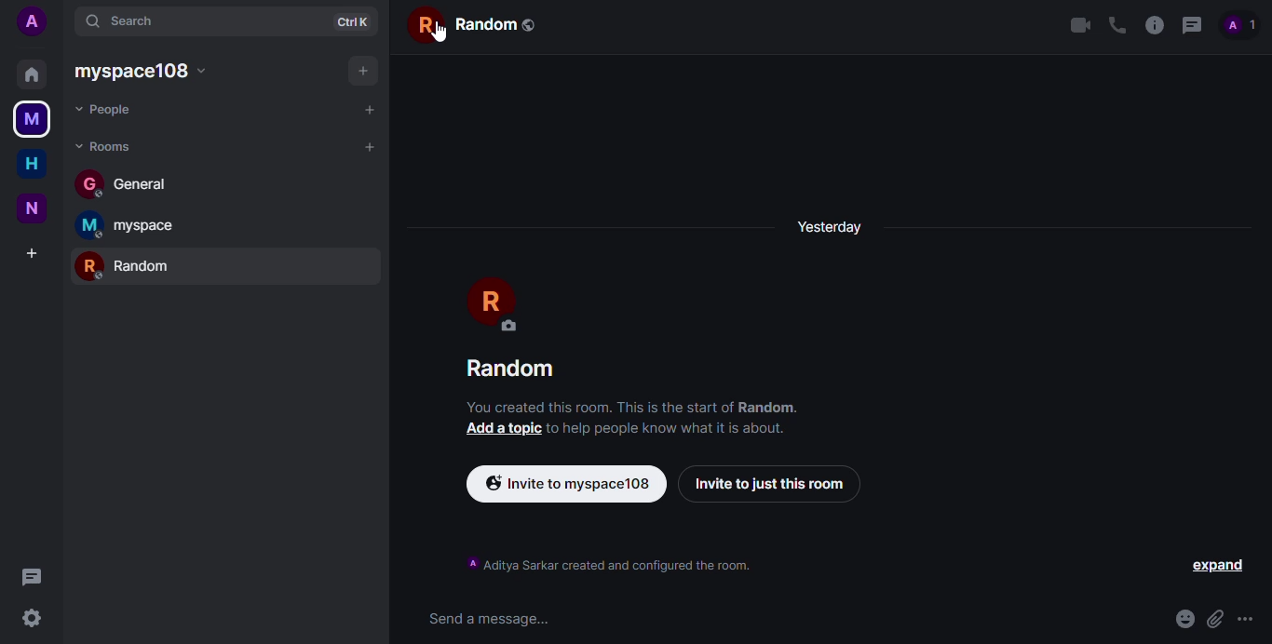 This screenshot has height=644, width=1272. Describe the element at coordinates (1116, 24) in the screenshot. I see `voice call` at that location.